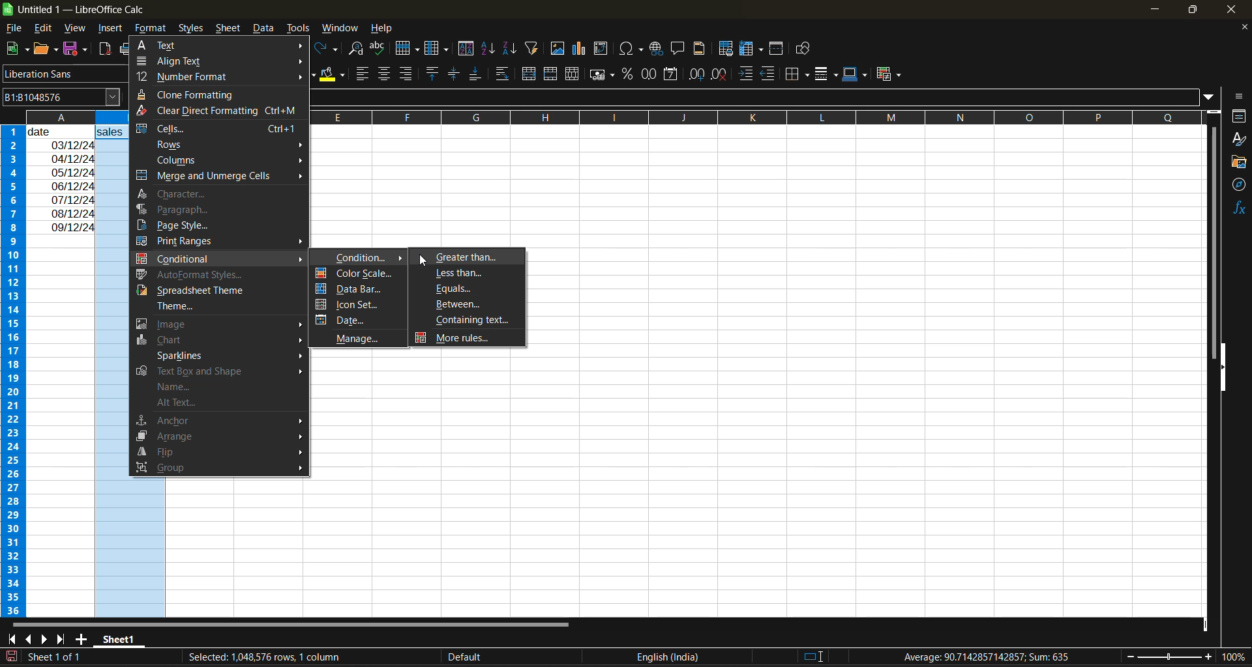  What do you see at coordinates (363, 74) in the screenshot?
I see `align left` at bounding box center [363, 74].